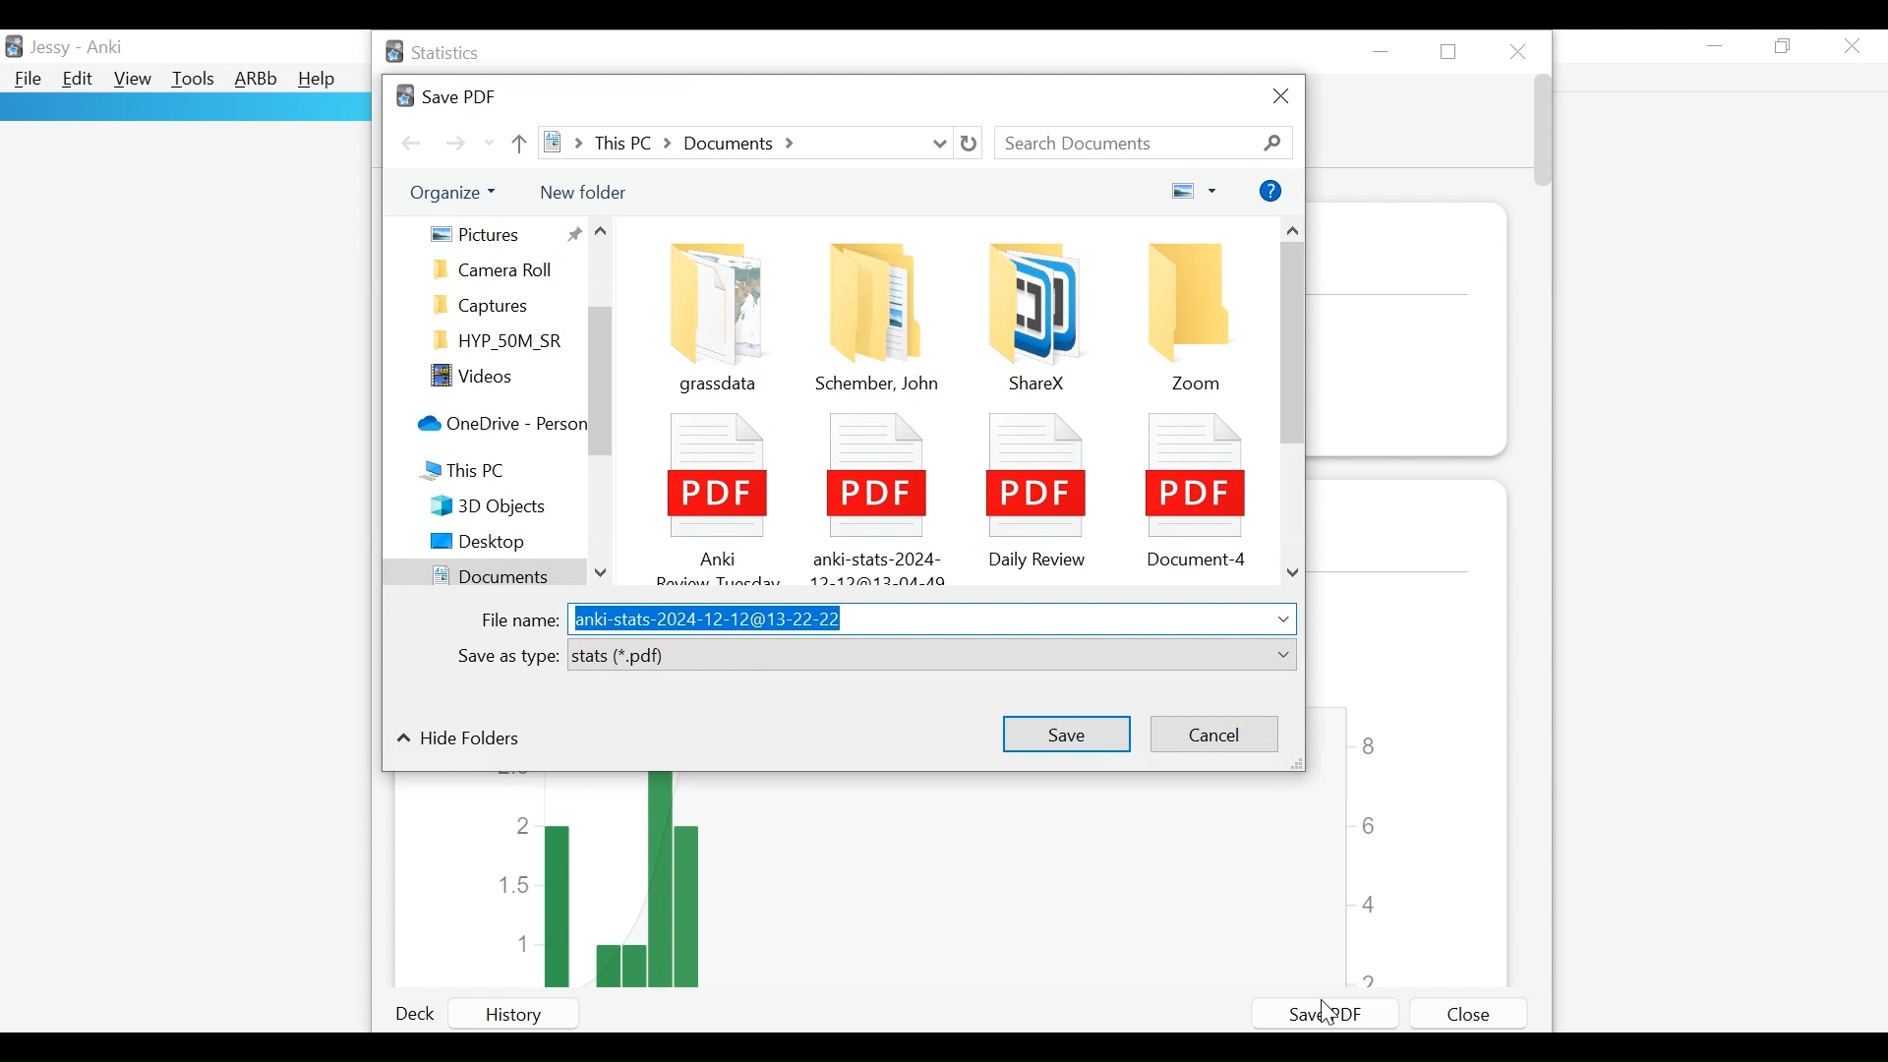 The height and width of the screenshot is (1062, 1888). What do you see at coordinates (1195, 486) in the screenshot?
I see `PDF` at bounding box center [1195, 486].